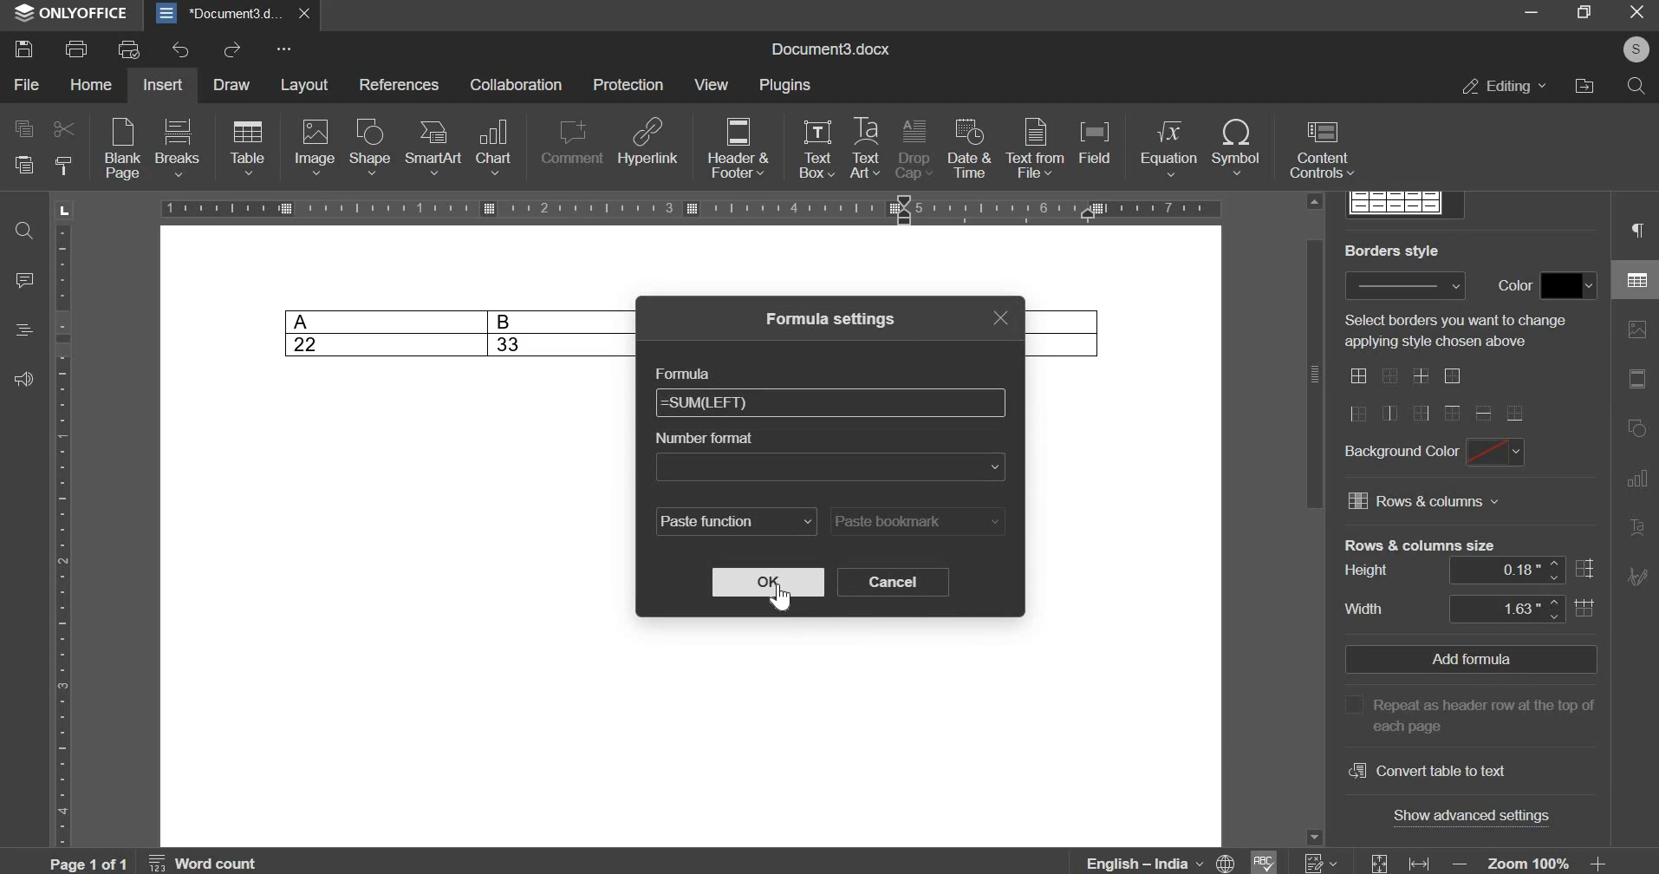  Describe the element at coordinates (1436, 395) in the screenshot. I see `border options` at that location.